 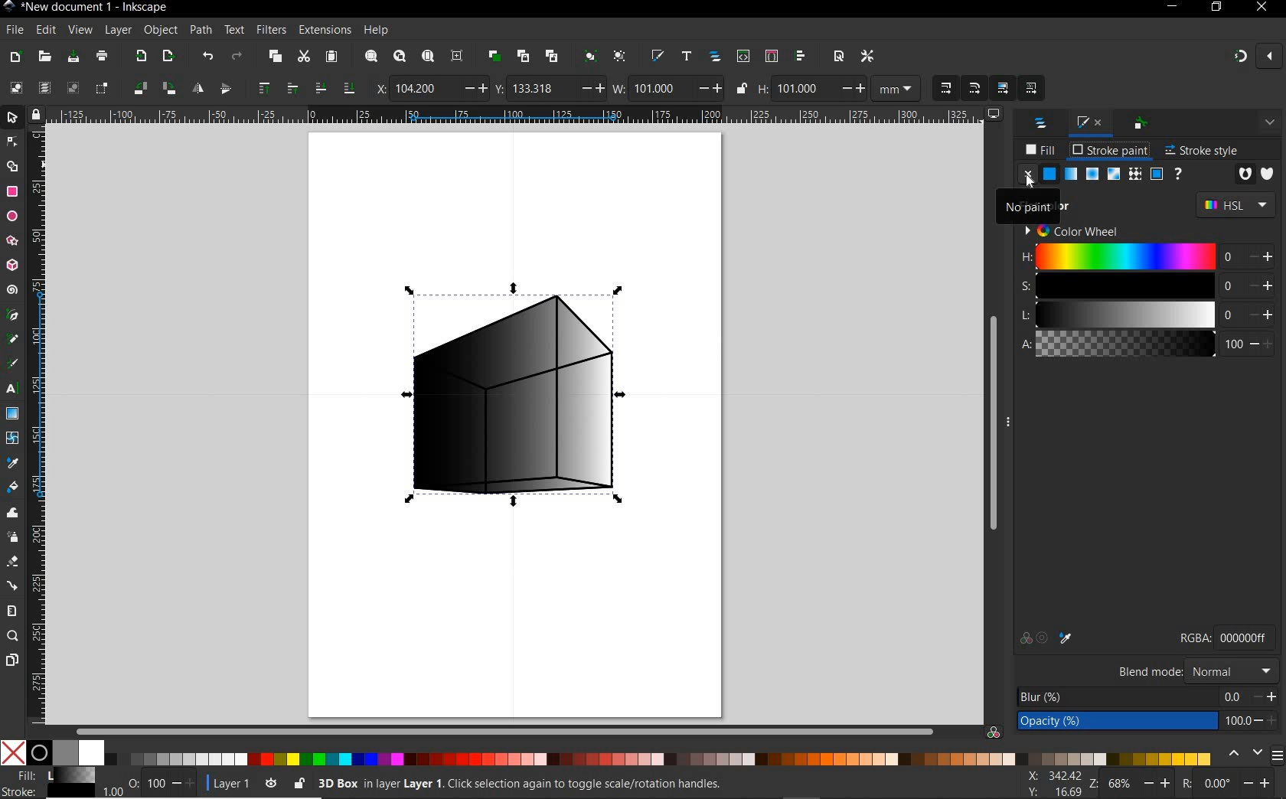 I want to click on UNLINK CLONE, so click(x=553, y=55).